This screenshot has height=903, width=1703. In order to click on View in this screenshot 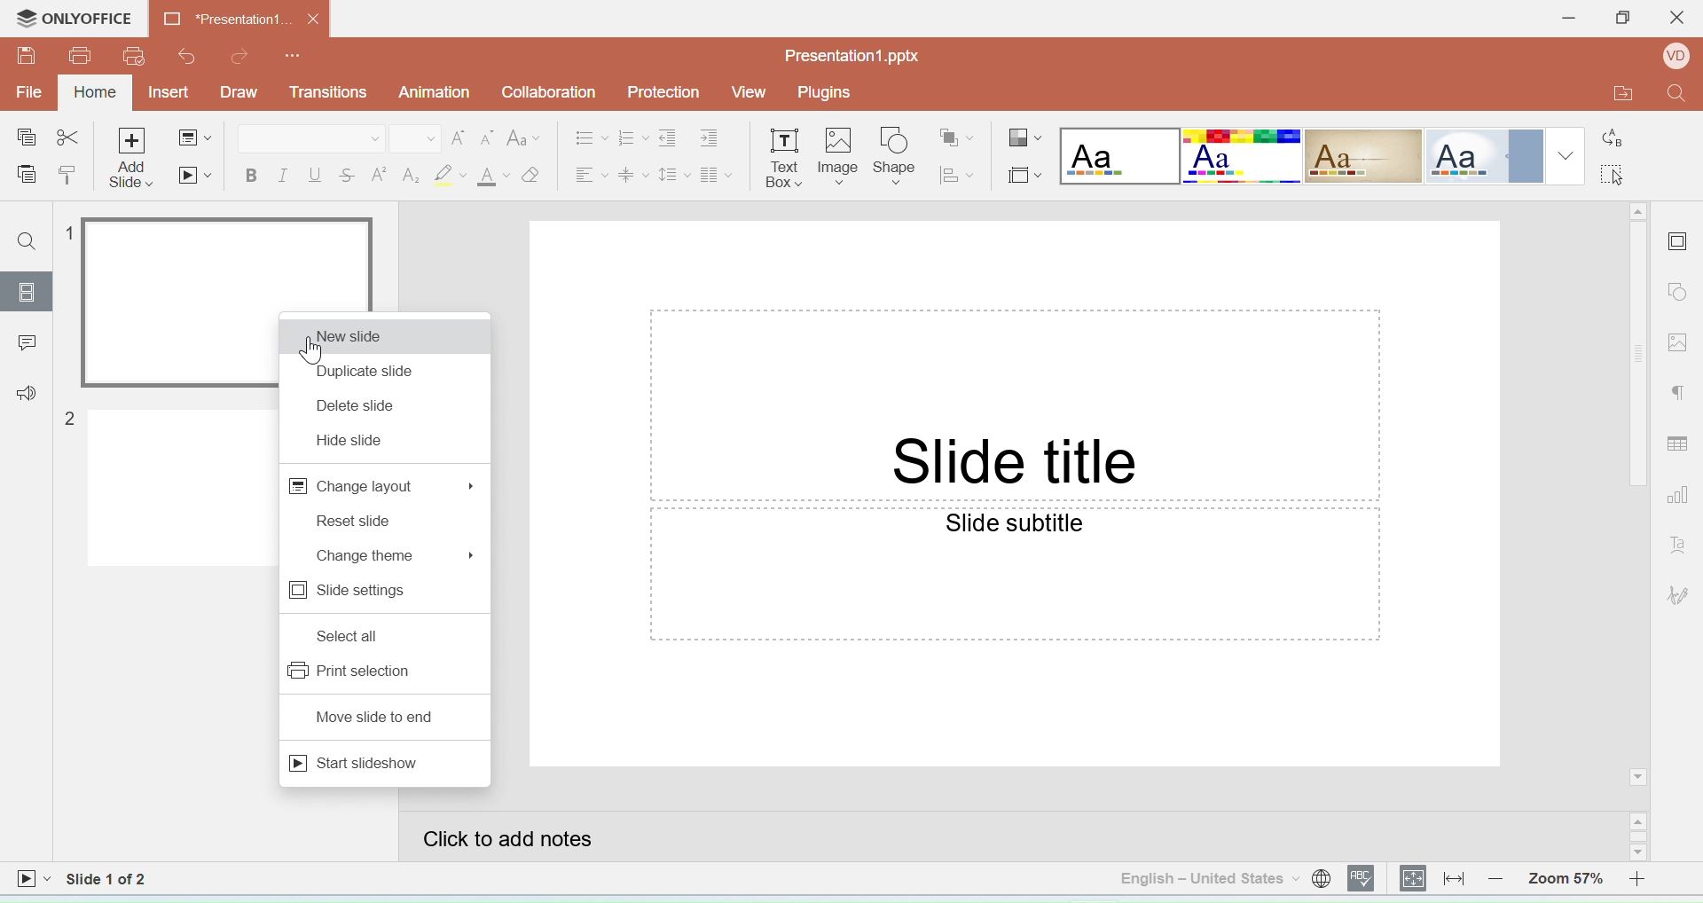, I will do `click(749, 92)`.